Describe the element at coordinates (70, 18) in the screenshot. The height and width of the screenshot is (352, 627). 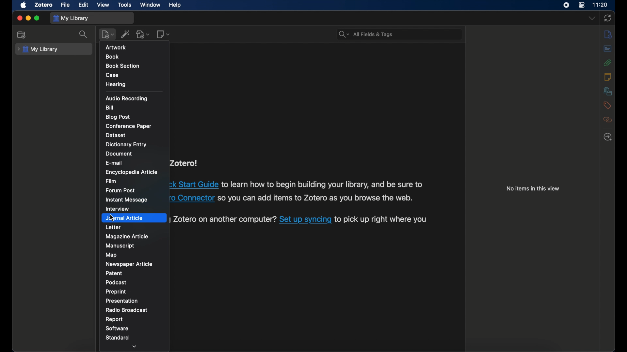
I see `my library` at that location.